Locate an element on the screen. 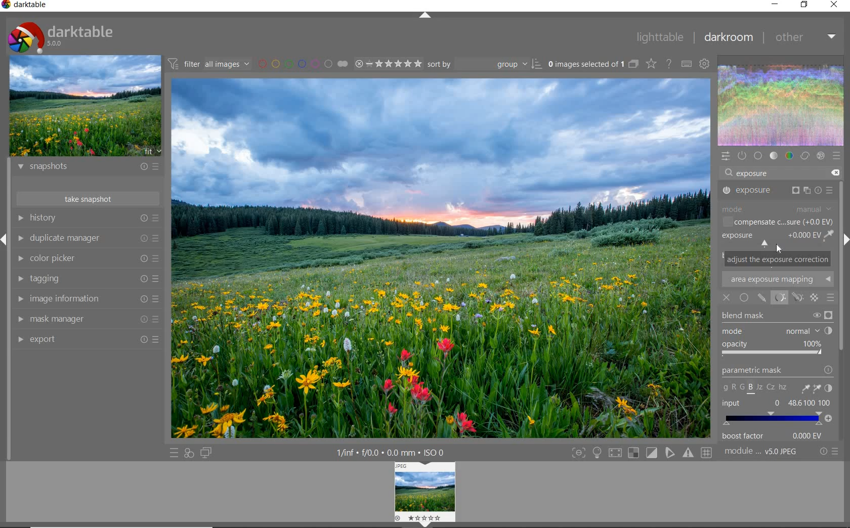 The height and width of the screenshot is (528, 850). export is located at coordinates (89, 340).